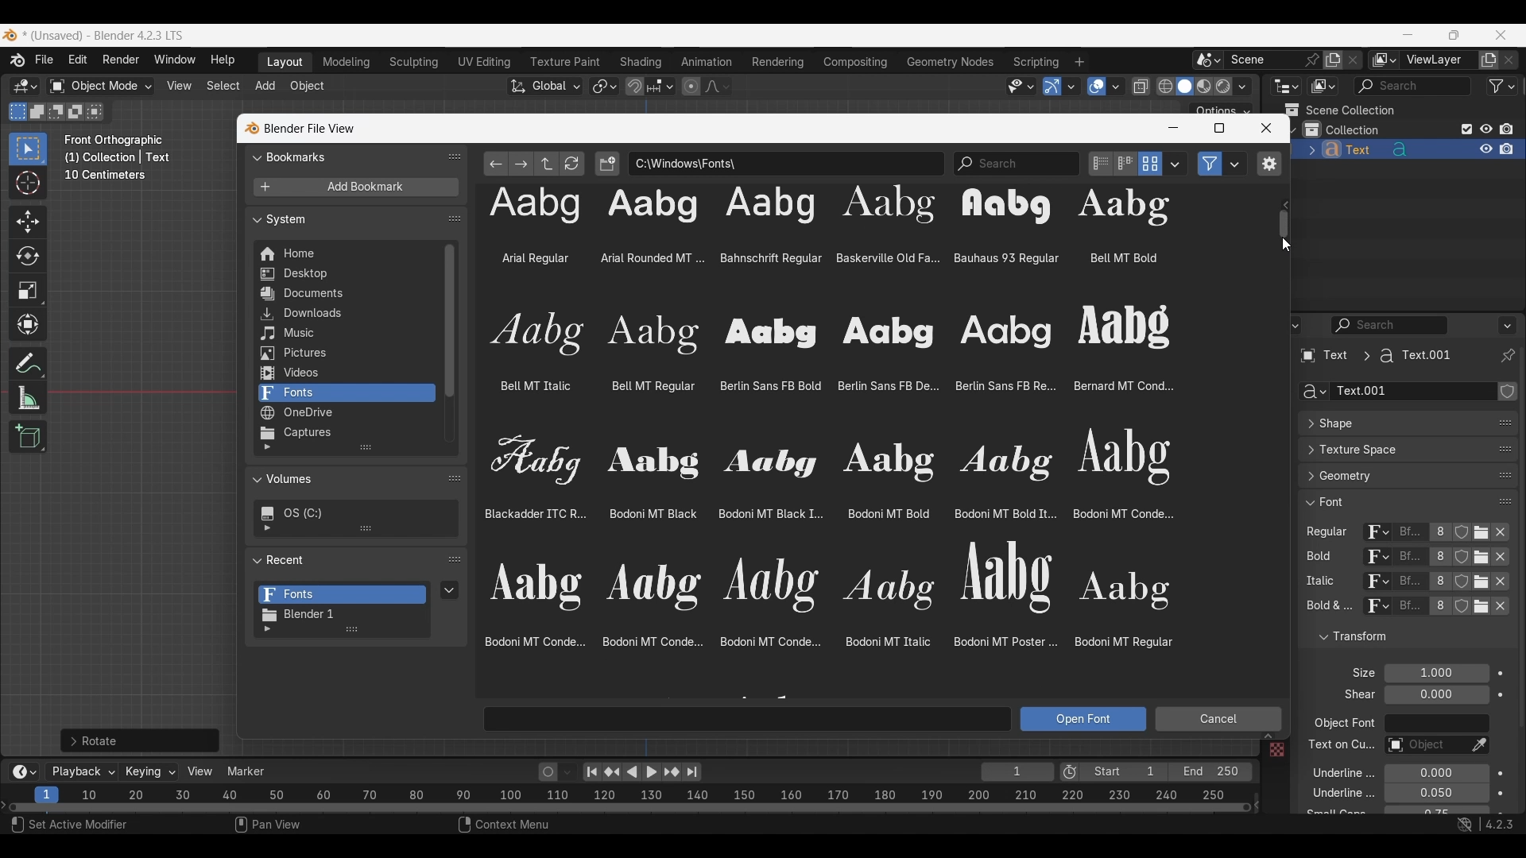 The image size is (1526, 858). Describe the element at coordinates (345, 314) in the screenshot. I see `Downloads folder` at that location.